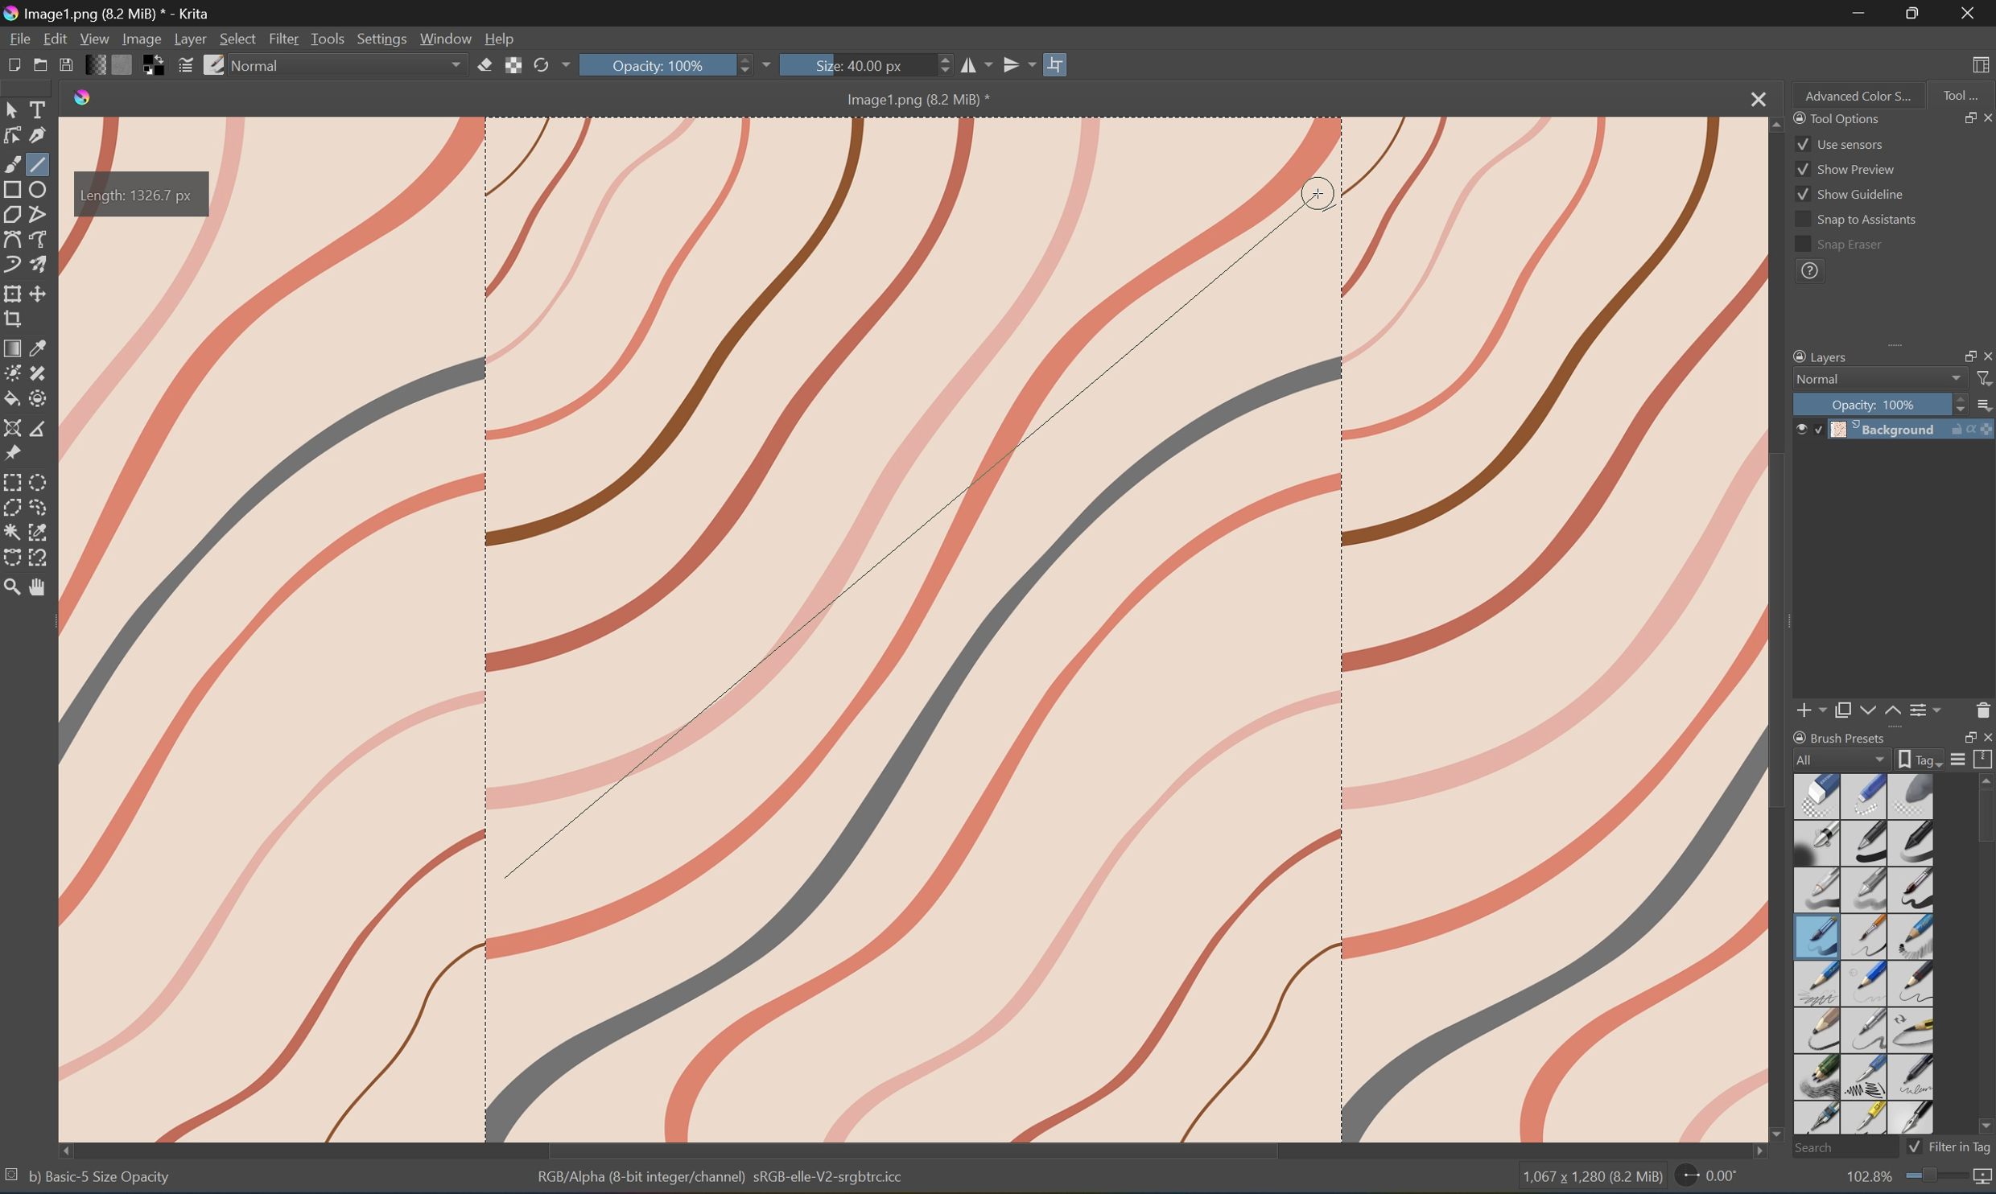 Image resolution: width=1996 pixels, height=1194 pixels. I want to click on Close, so click(1754, 99).